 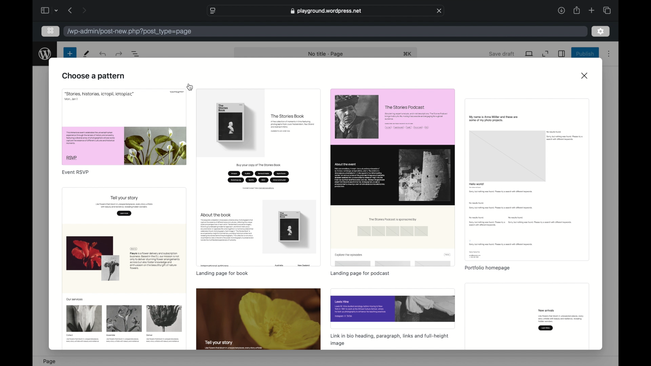 I want to click on publish, so click(x=585, y=54).